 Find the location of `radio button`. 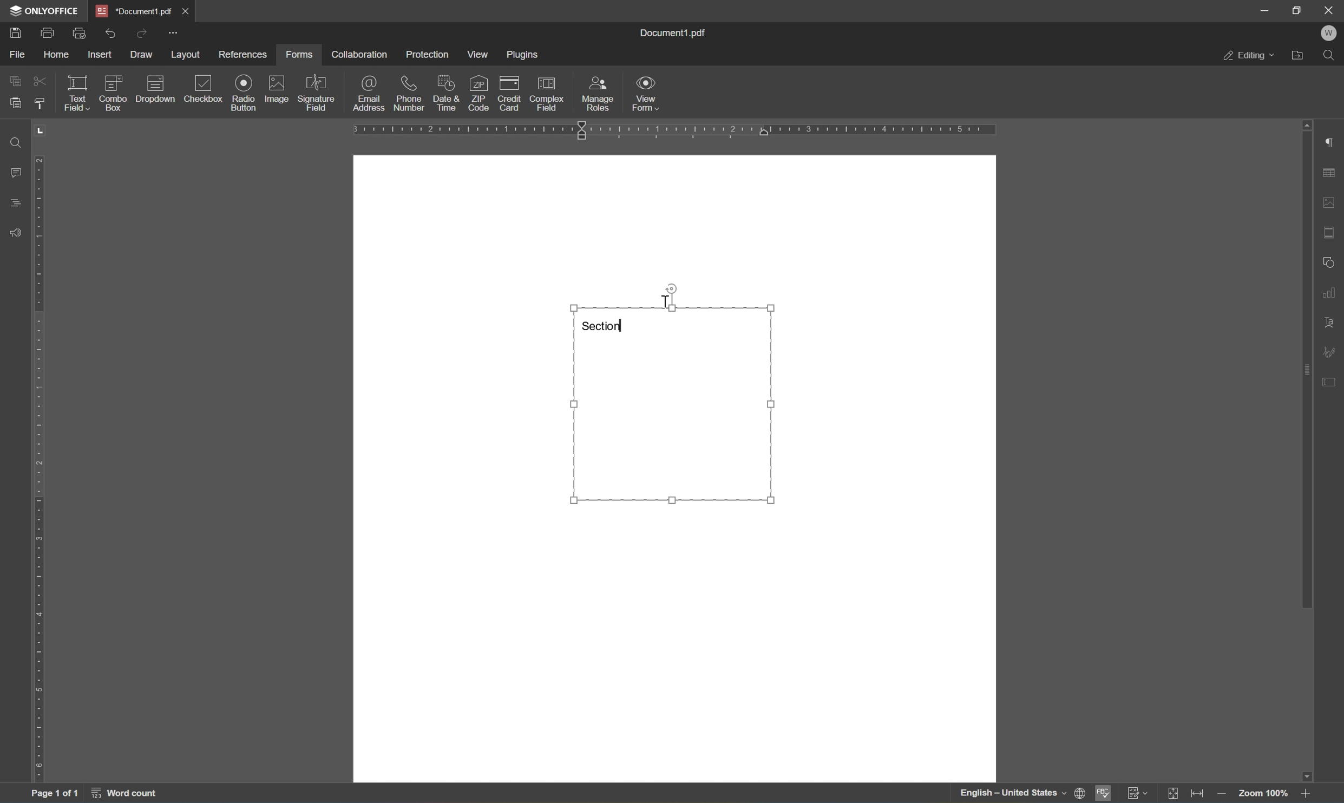

radio button is located at coordinates (242, 93).